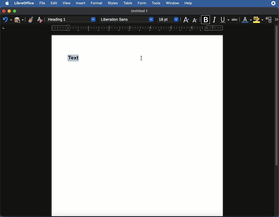 This screenshot has width=279, height=217. What do you see at coordinates (128, 3) in the screenshot?
I see `Table` at bounding box center [128, 3].